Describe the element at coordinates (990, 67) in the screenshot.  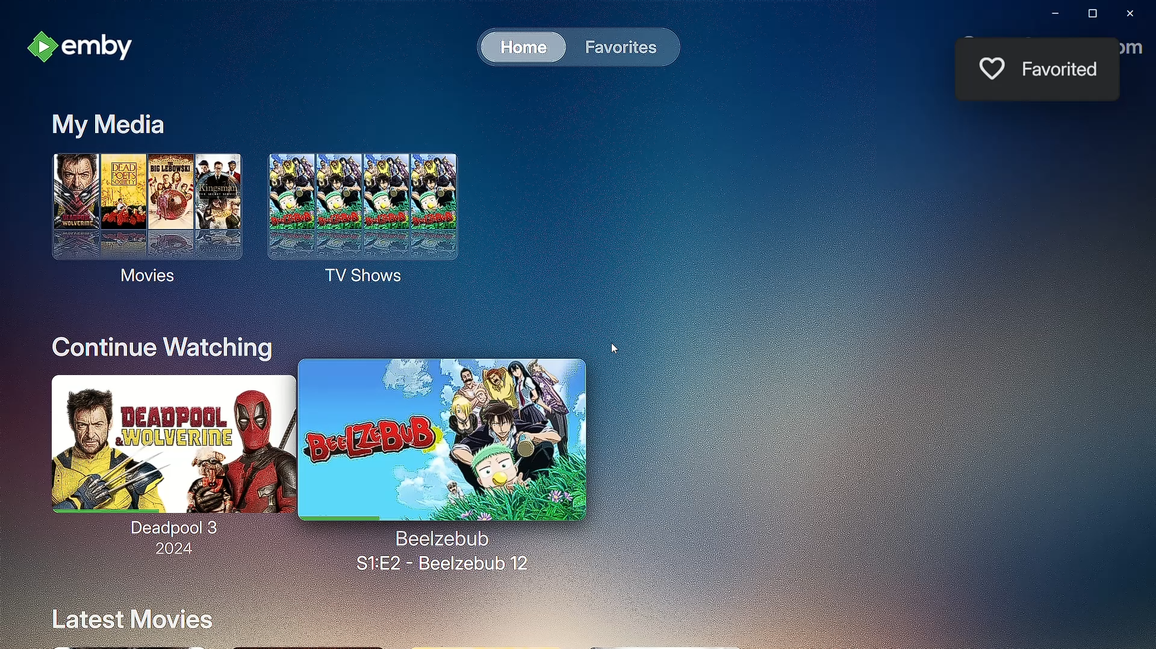
I see `Heart` at that location.